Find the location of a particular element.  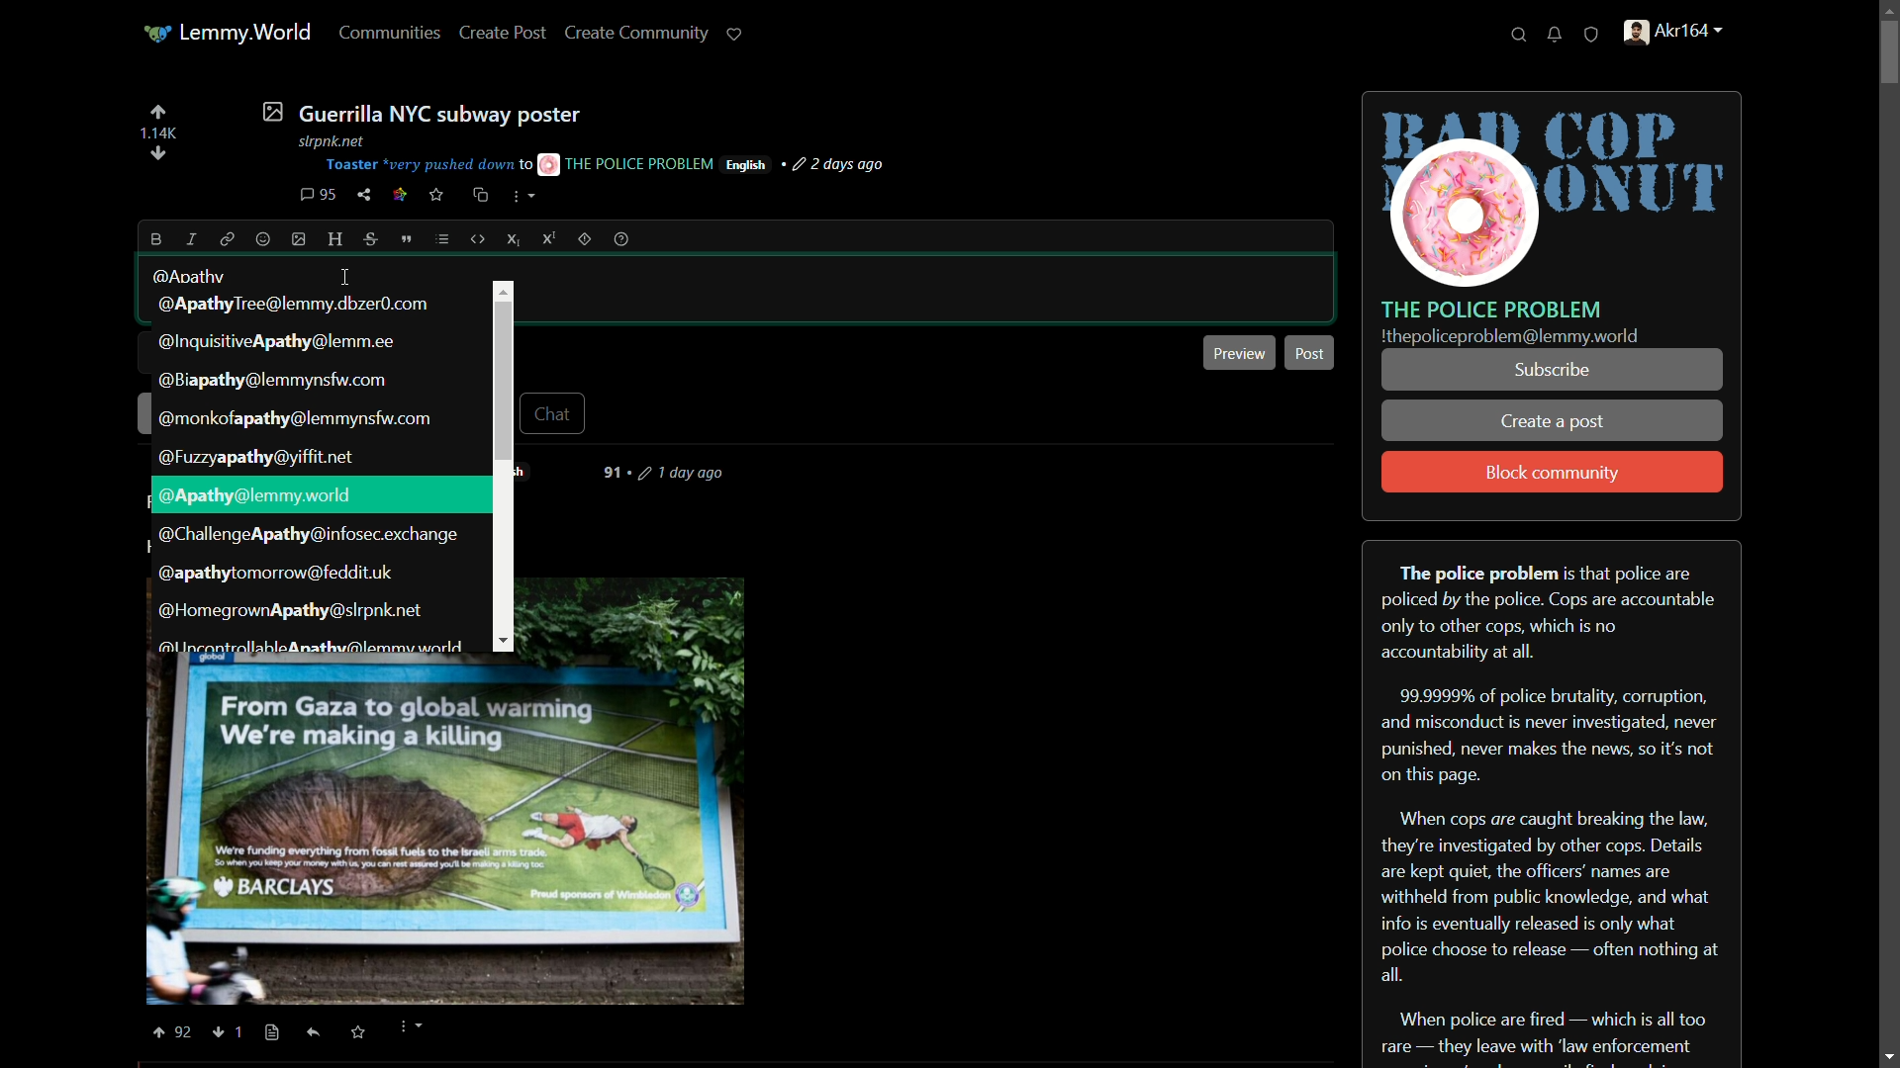

code is located at coordinates (479, 239).